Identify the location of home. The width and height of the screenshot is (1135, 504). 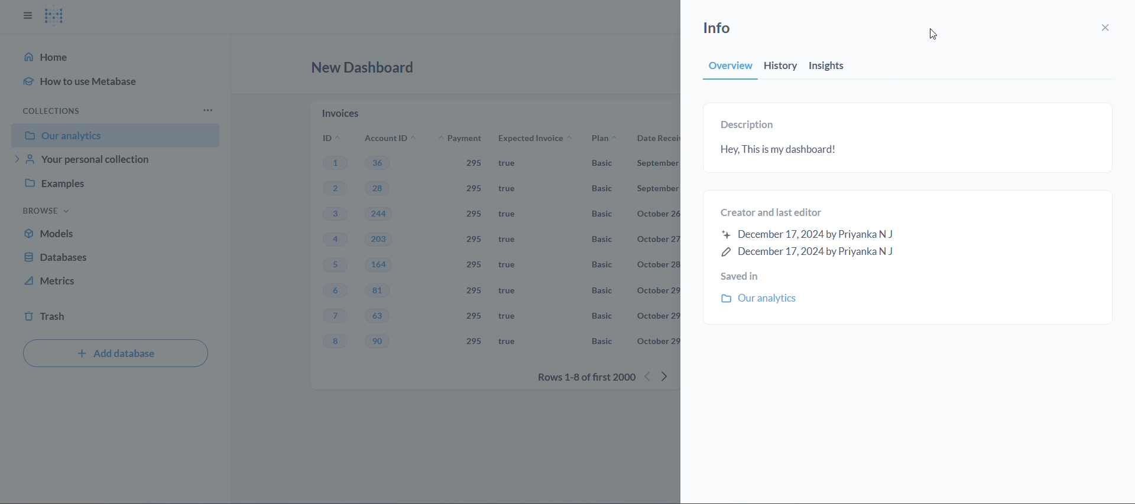
(51, 58).